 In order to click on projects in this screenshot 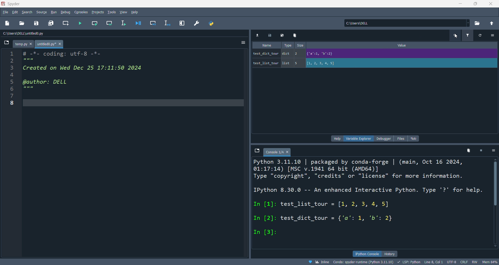, I will do `click(96, 11)`.